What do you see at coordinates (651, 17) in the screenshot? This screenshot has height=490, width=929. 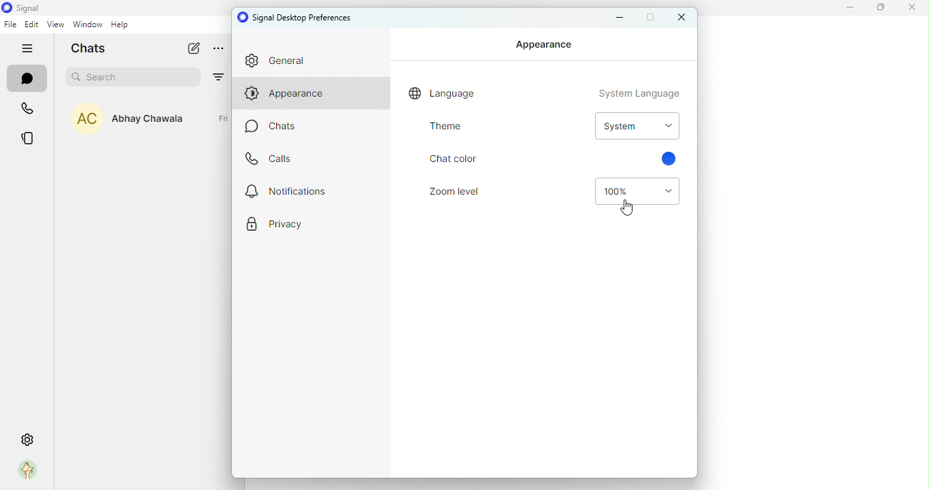 I see `maximize` at bounding box center [651, 17].